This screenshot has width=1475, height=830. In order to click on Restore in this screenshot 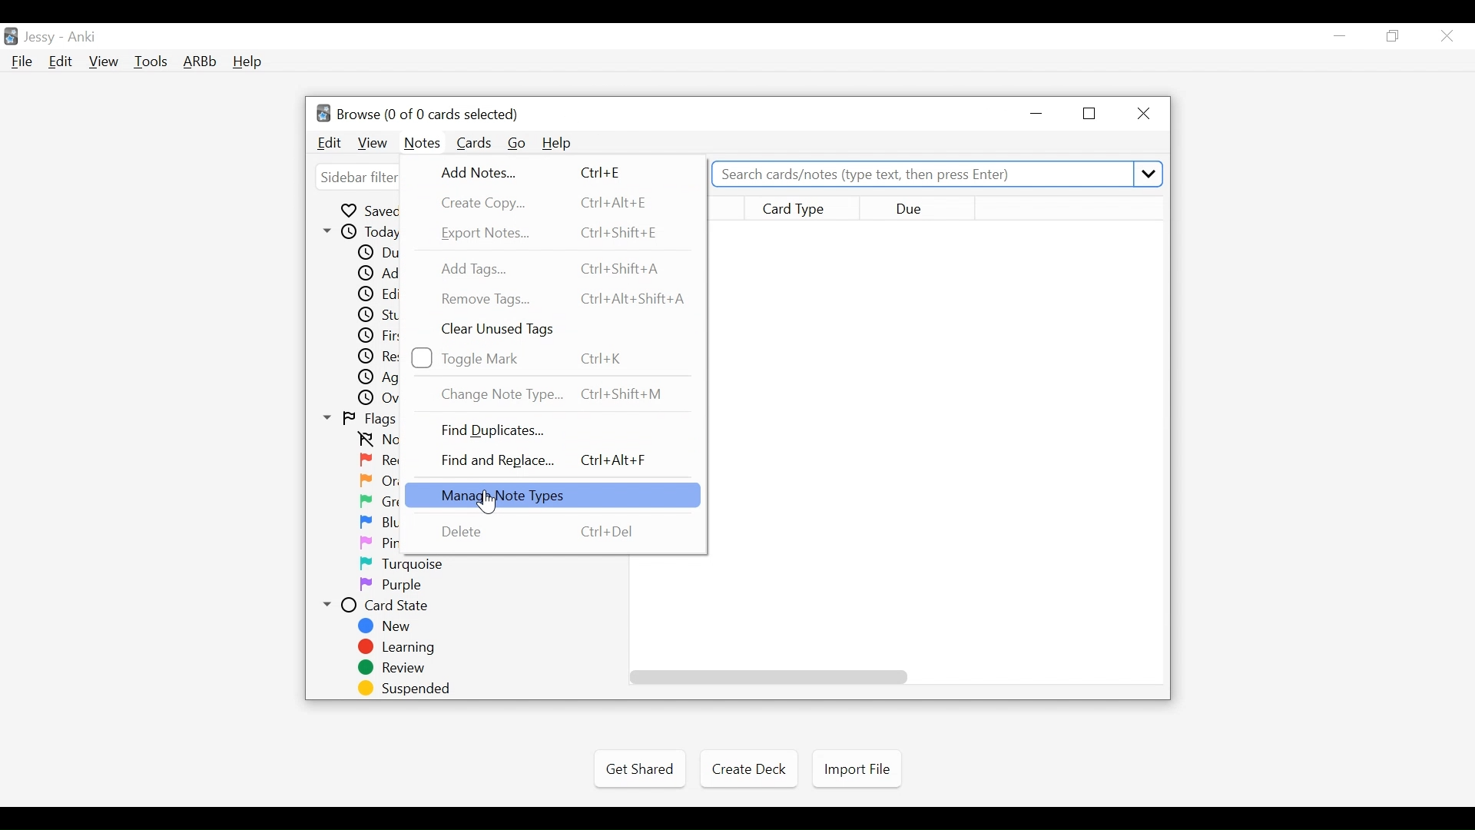, I will do `click(1091, 114)`.